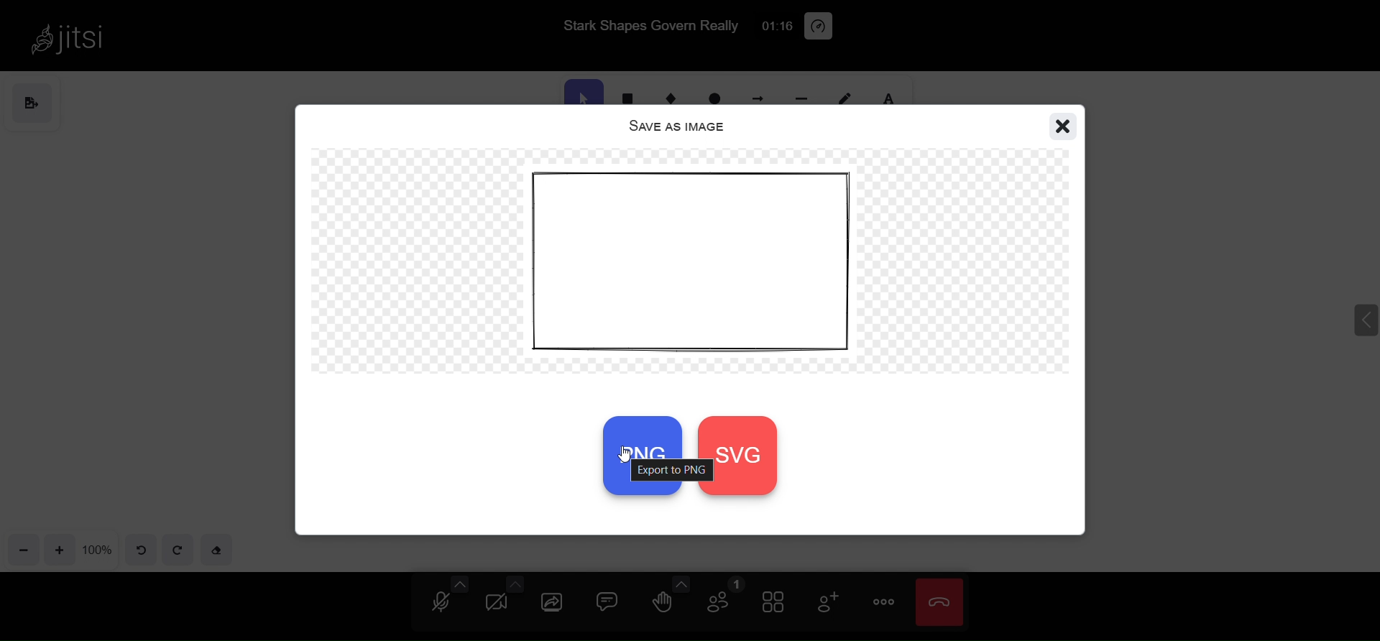 Image resolution: width=1380 pixels, height=641 pixels. I want to click on Stark Shapes Govern Really, so click(645, 24).